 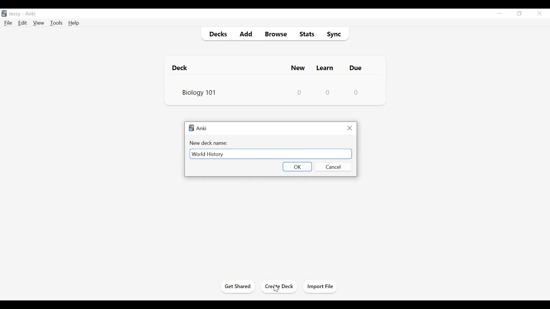 I want to click on Edit, so click(x=23, y=23).